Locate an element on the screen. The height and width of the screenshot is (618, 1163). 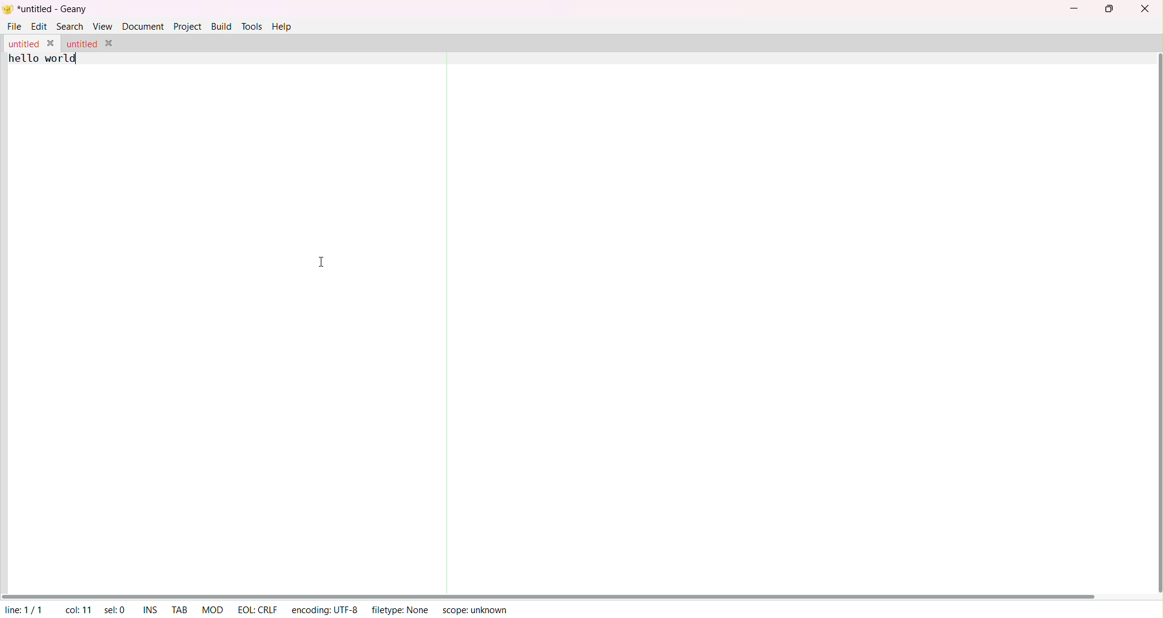
file is located at coordinates (15, 26).